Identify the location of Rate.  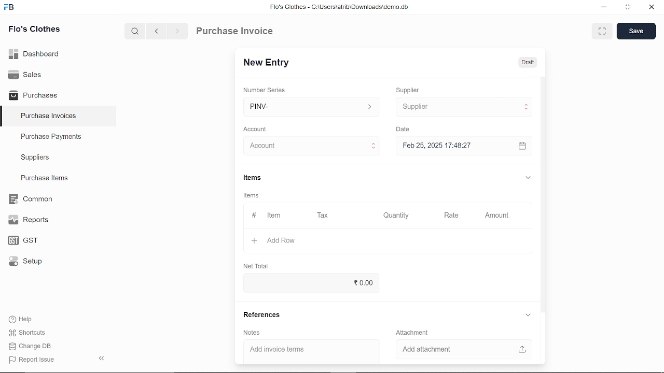
(451, 214).